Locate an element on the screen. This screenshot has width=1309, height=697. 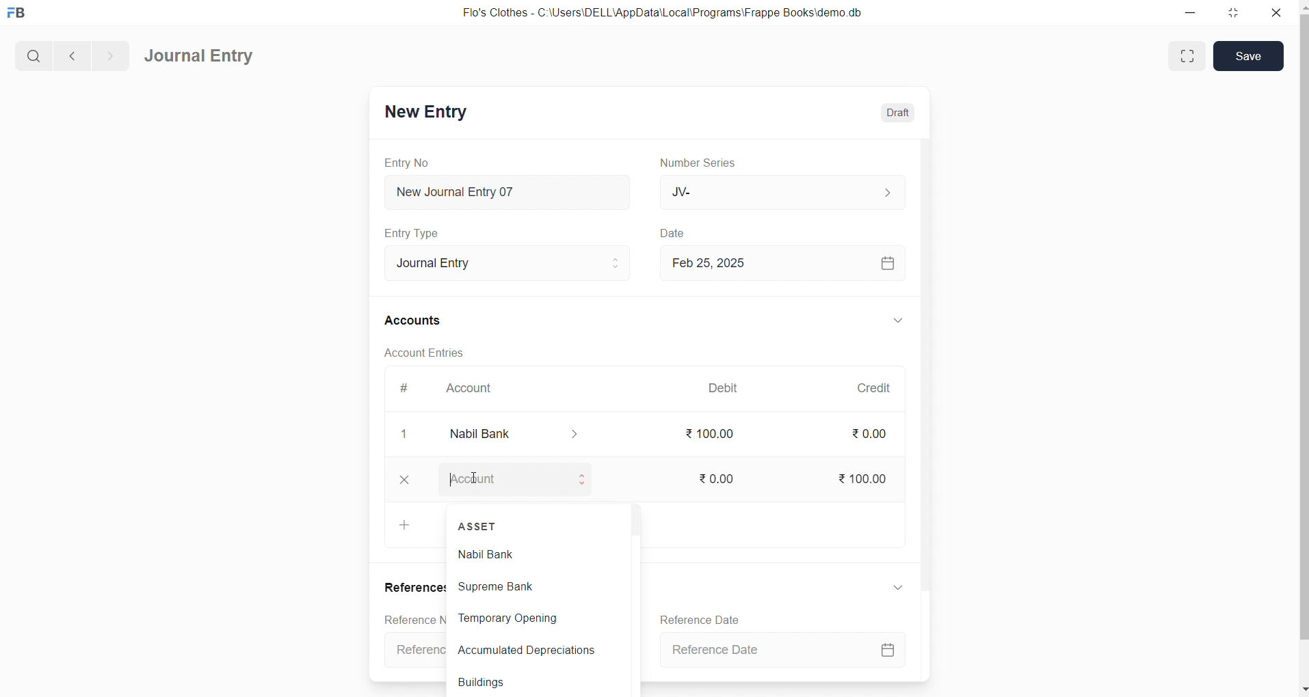
minimize is located at coordinates (1191, 14).